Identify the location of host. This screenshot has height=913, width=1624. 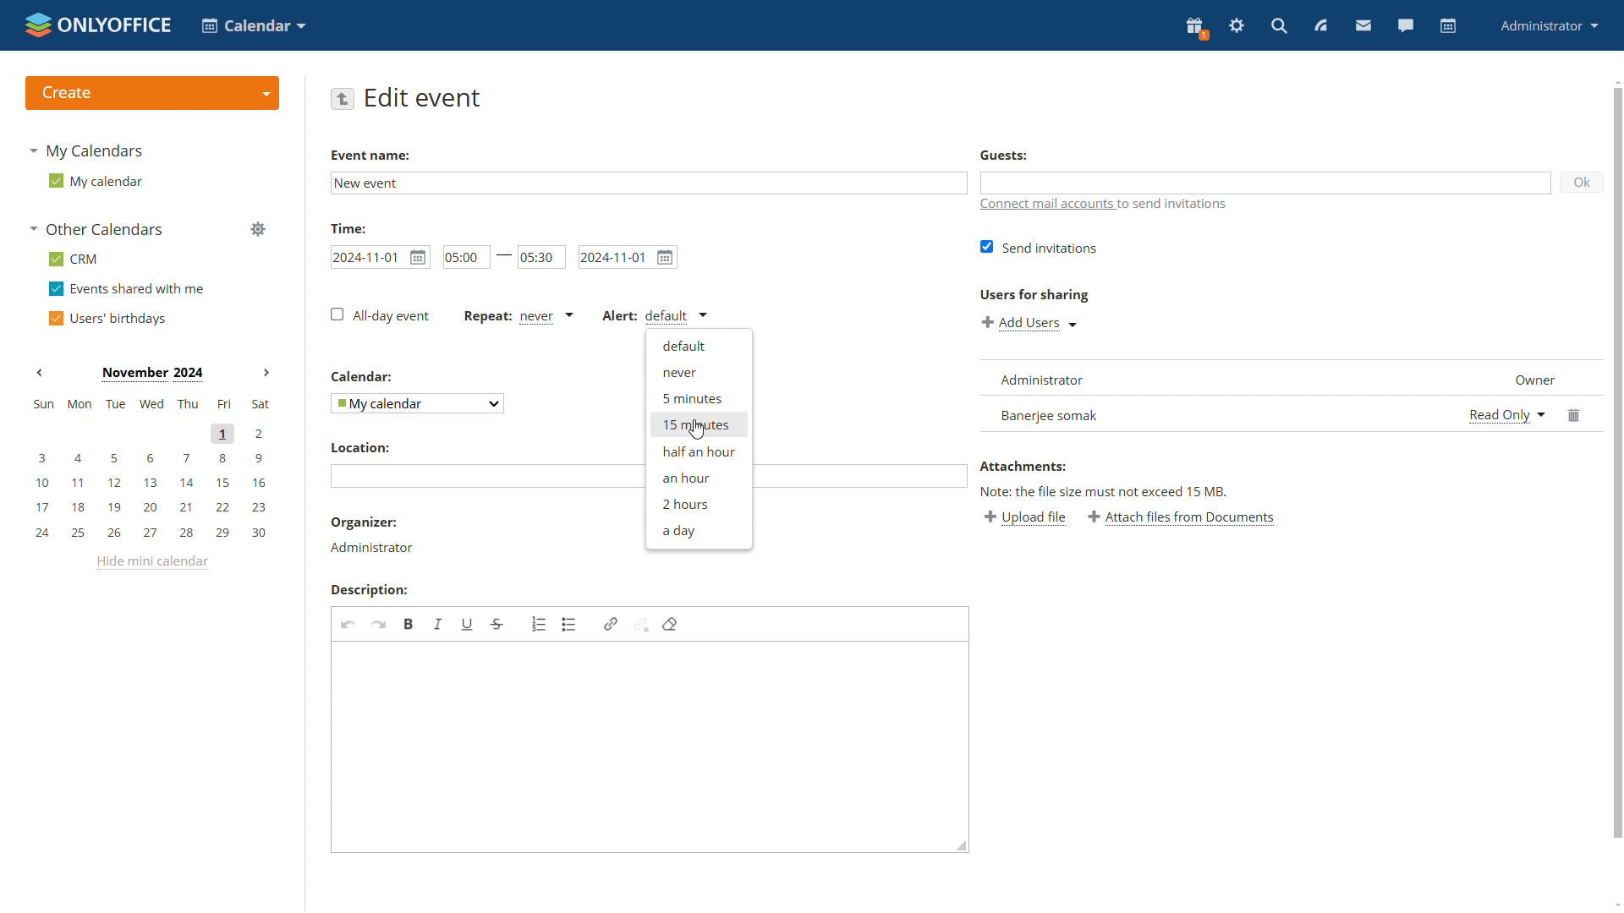
(371, 548).